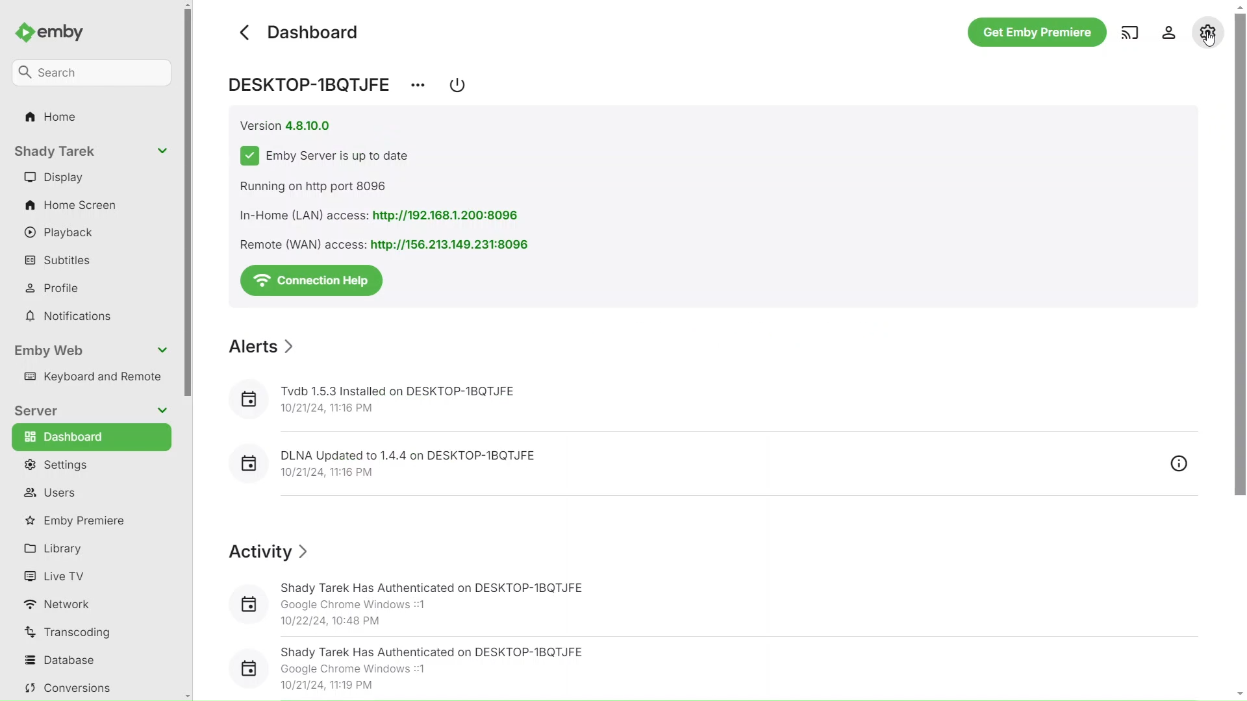  I want to click on media, so click(1131, 34).